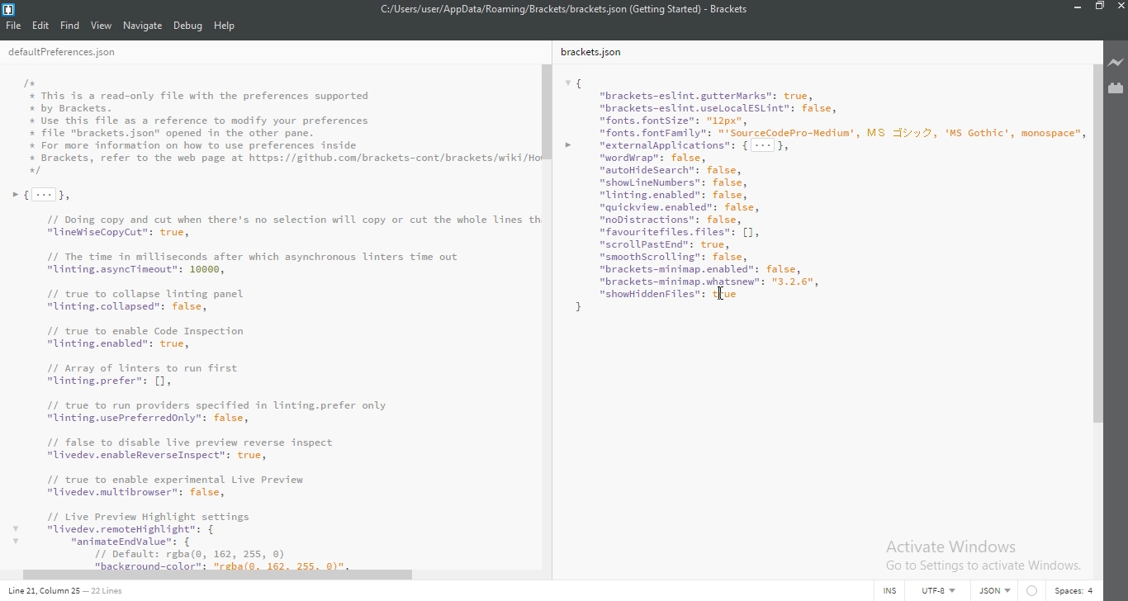 This screenshot has height=601, width=1128. Describe the element at coordinates (997, 591) in the screenshot. I see `text` at that location.